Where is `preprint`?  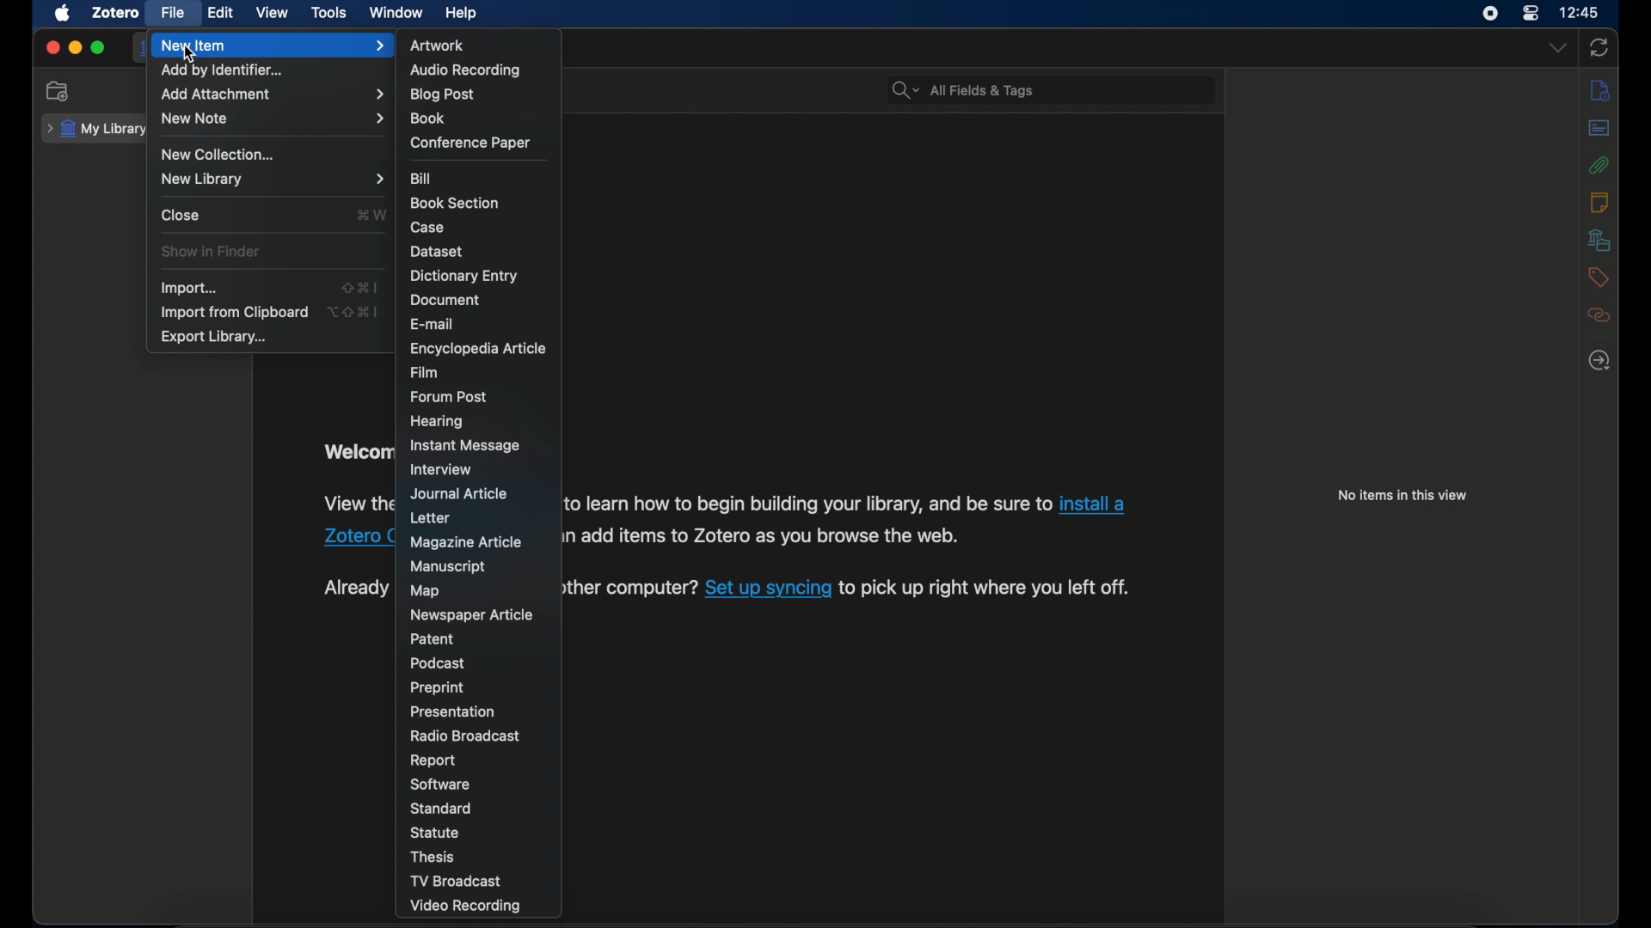
preprint is located at coordinates (437, 688).